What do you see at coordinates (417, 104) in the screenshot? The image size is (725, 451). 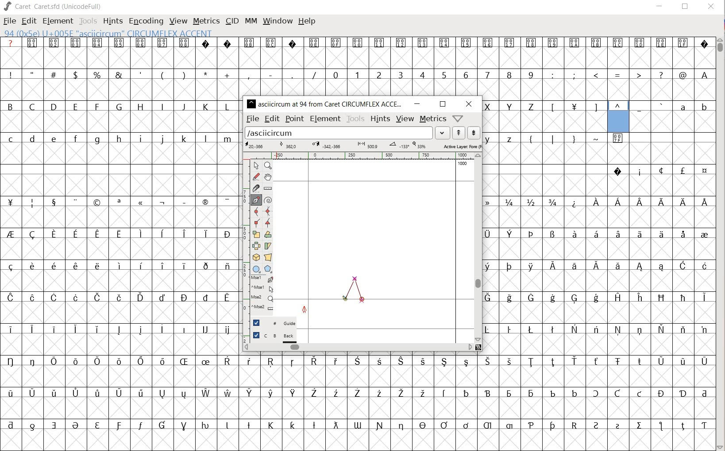 I see `minimize` at bounding box center [417, 104].